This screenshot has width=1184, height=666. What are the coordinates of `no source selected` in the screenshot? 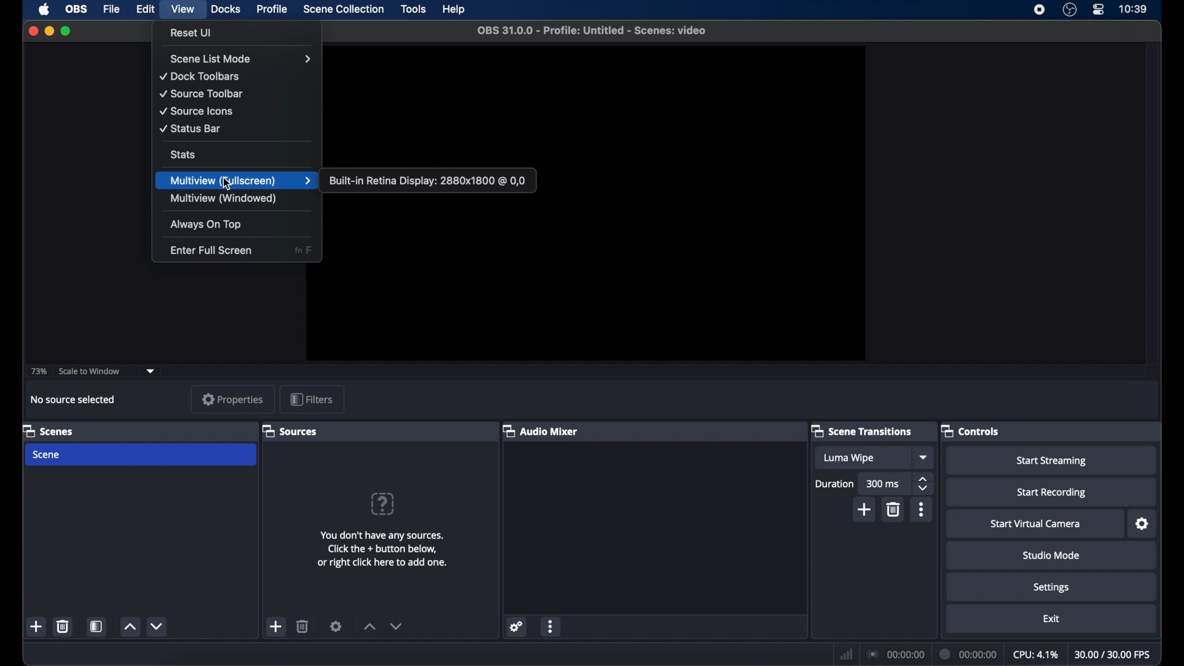 It's located at (73, 400).